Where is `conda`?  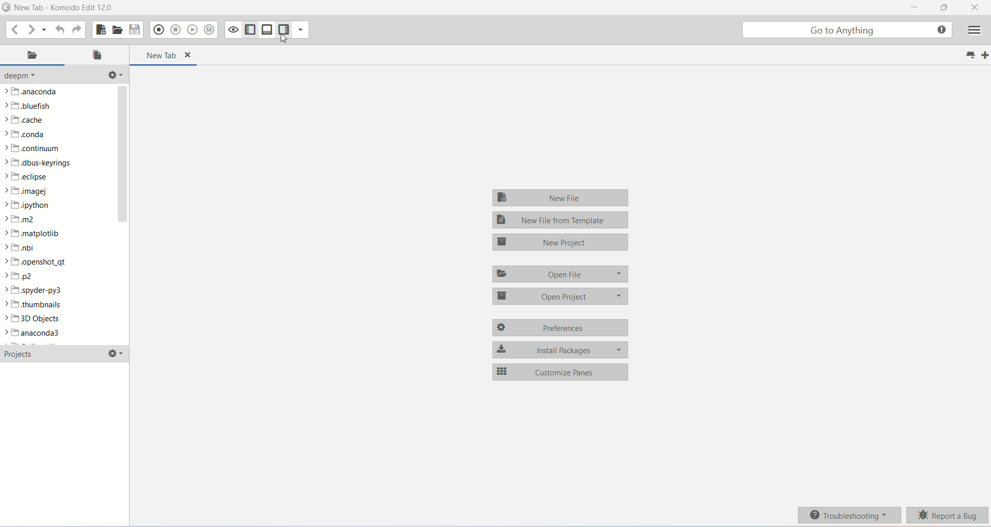
conda is located at coordinates (24, 134).